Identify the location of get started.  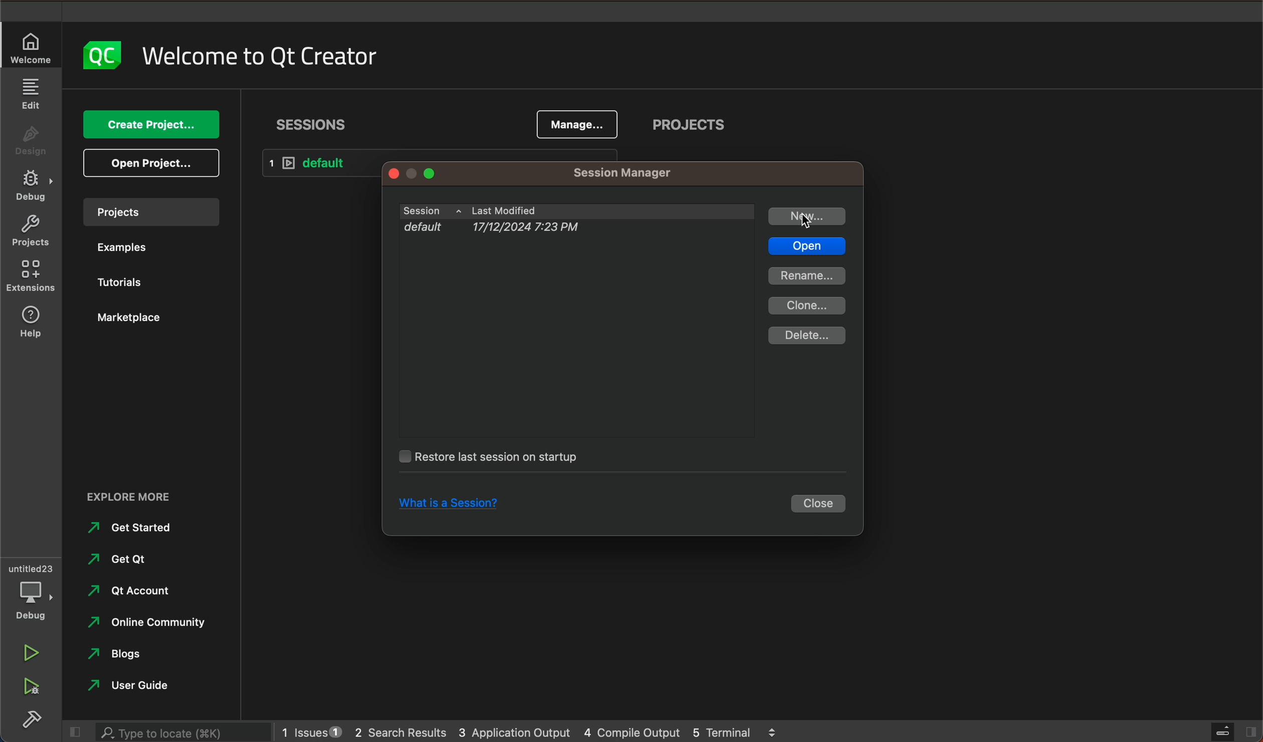
(135, 527).